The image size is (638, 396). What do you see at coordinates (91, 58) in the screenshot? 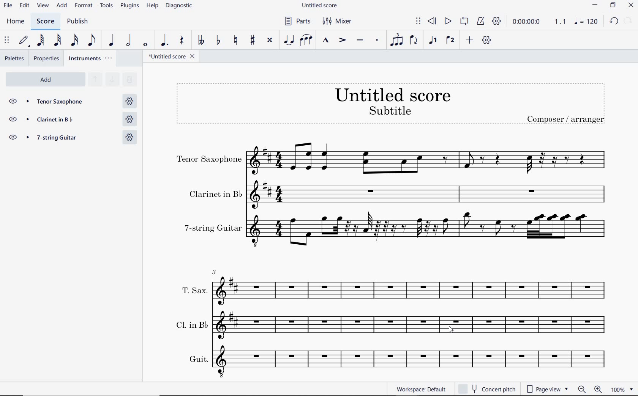
I see `INSTRUMENTS` at bounding box center [91, 58].